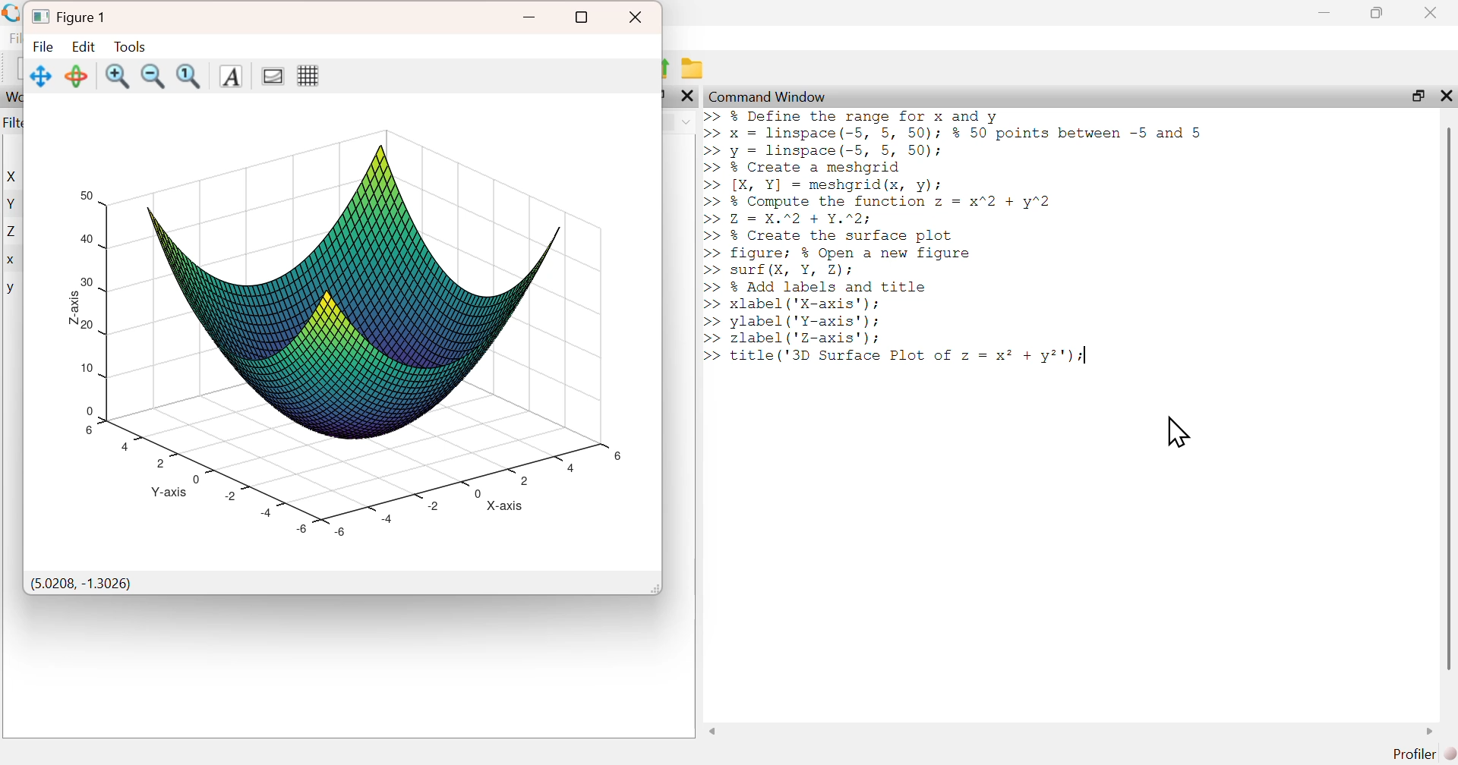 The height and width of the screenshot is (765, 1458). I want to click on maximize, so click(1378, 12).